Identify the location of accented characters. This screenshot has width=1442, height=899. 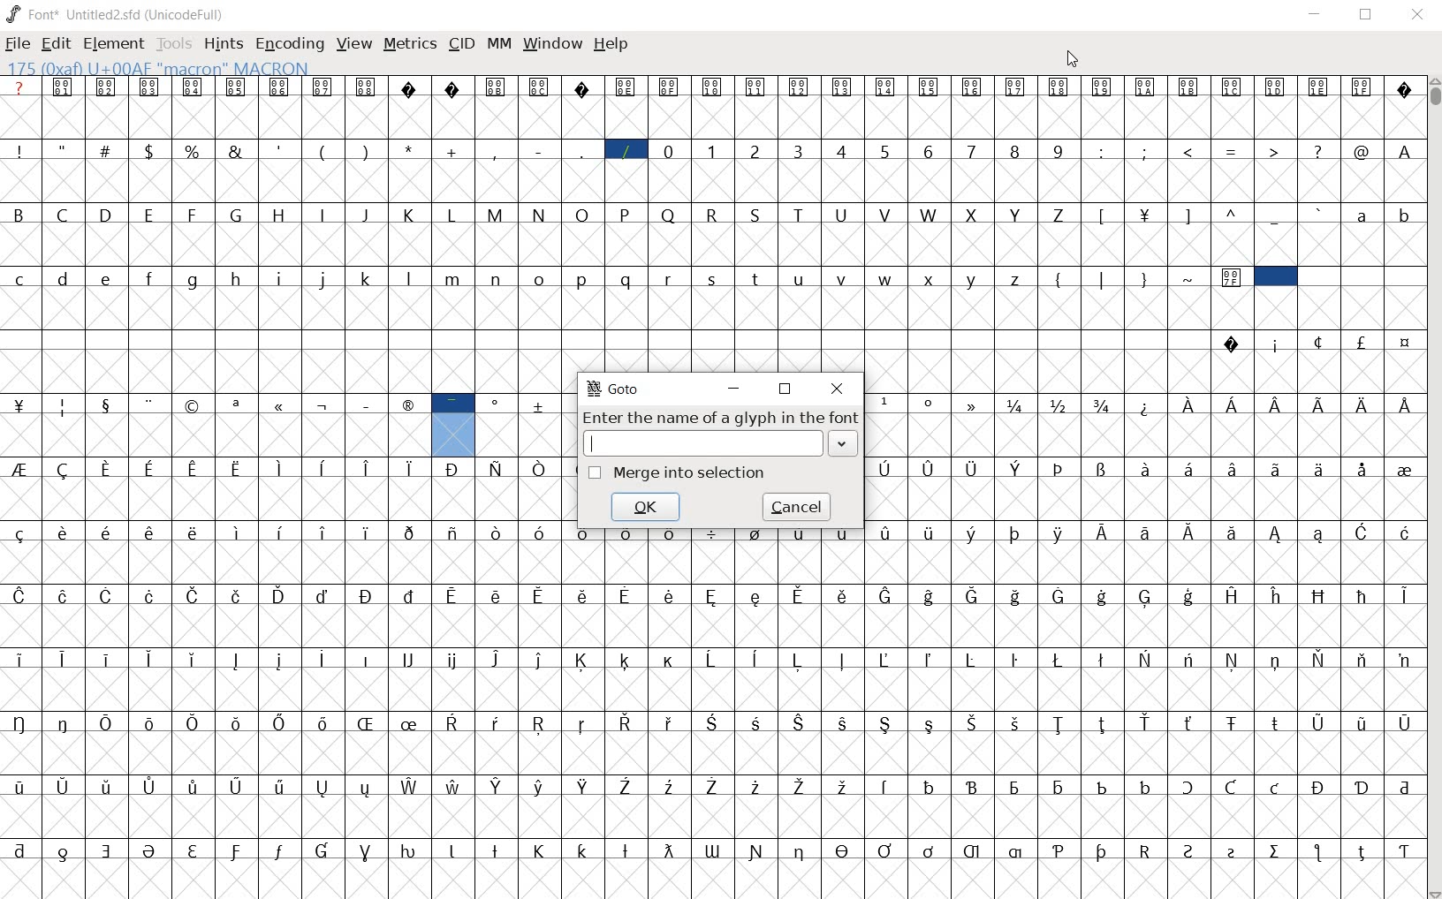
(905, 680).